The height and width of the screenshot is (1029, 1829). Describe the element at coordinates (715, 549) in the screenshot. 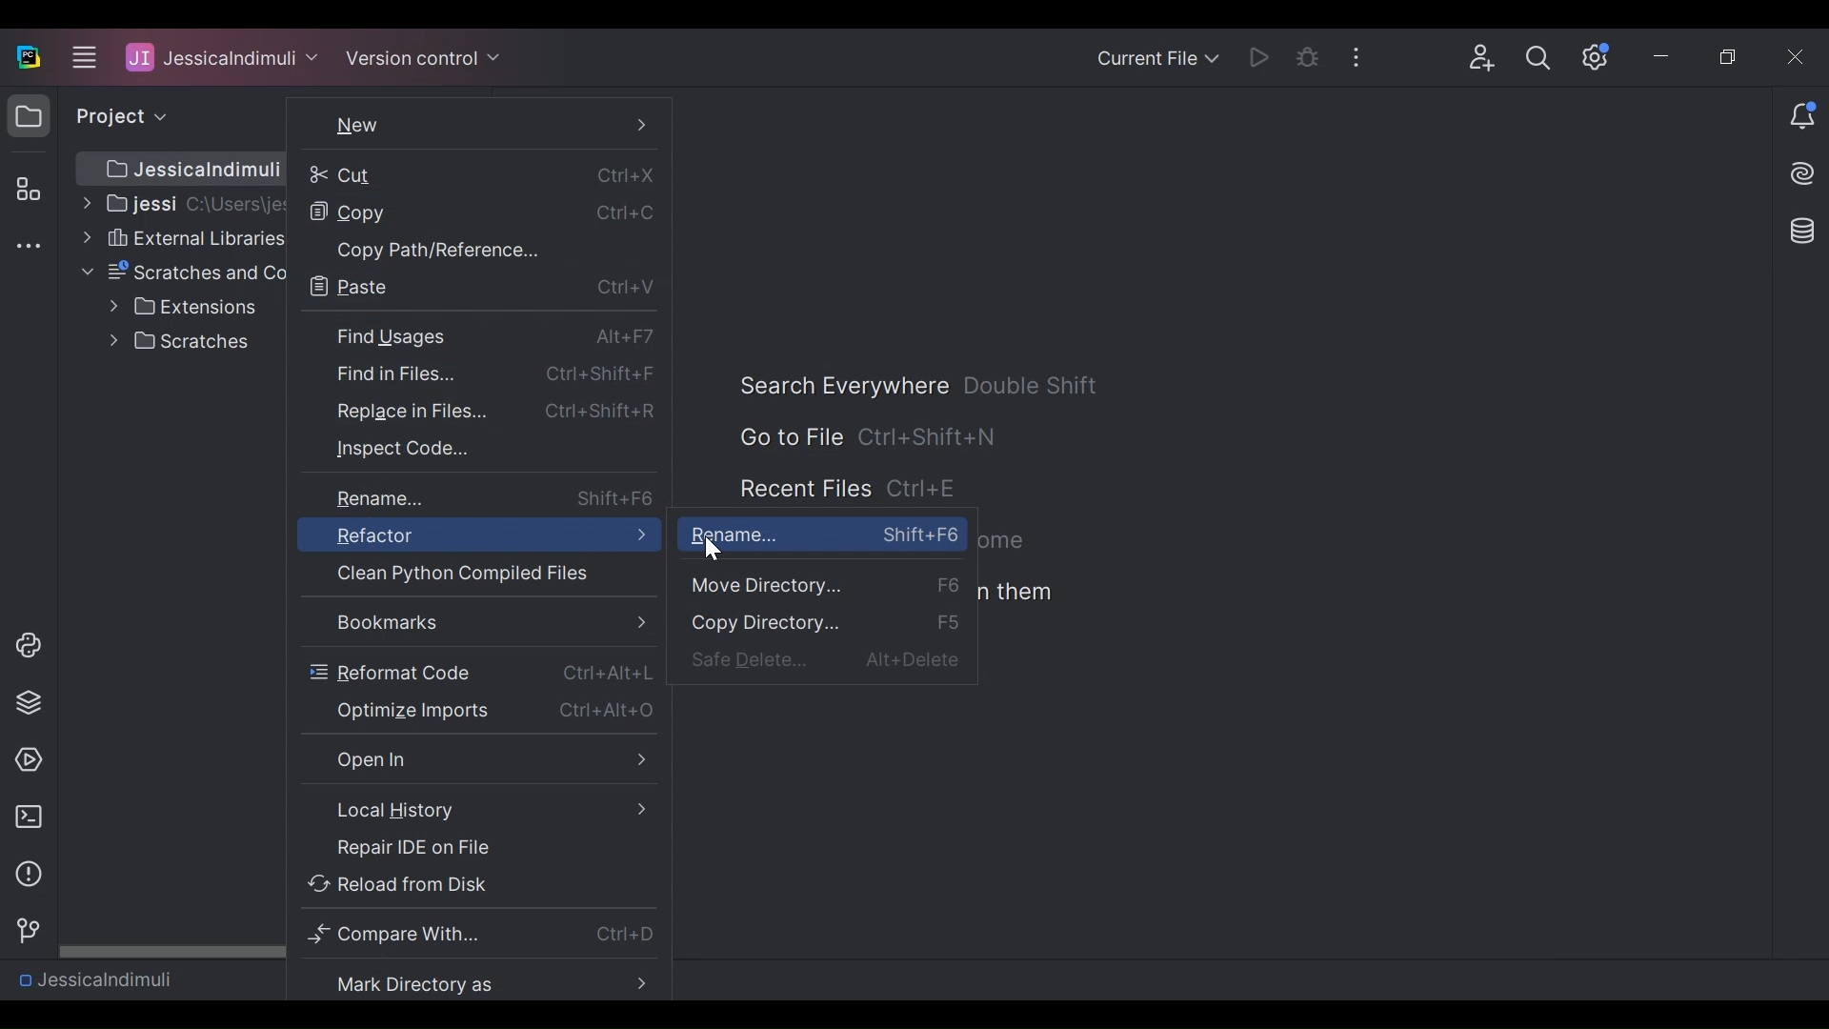

I see `Cursor` at that location.